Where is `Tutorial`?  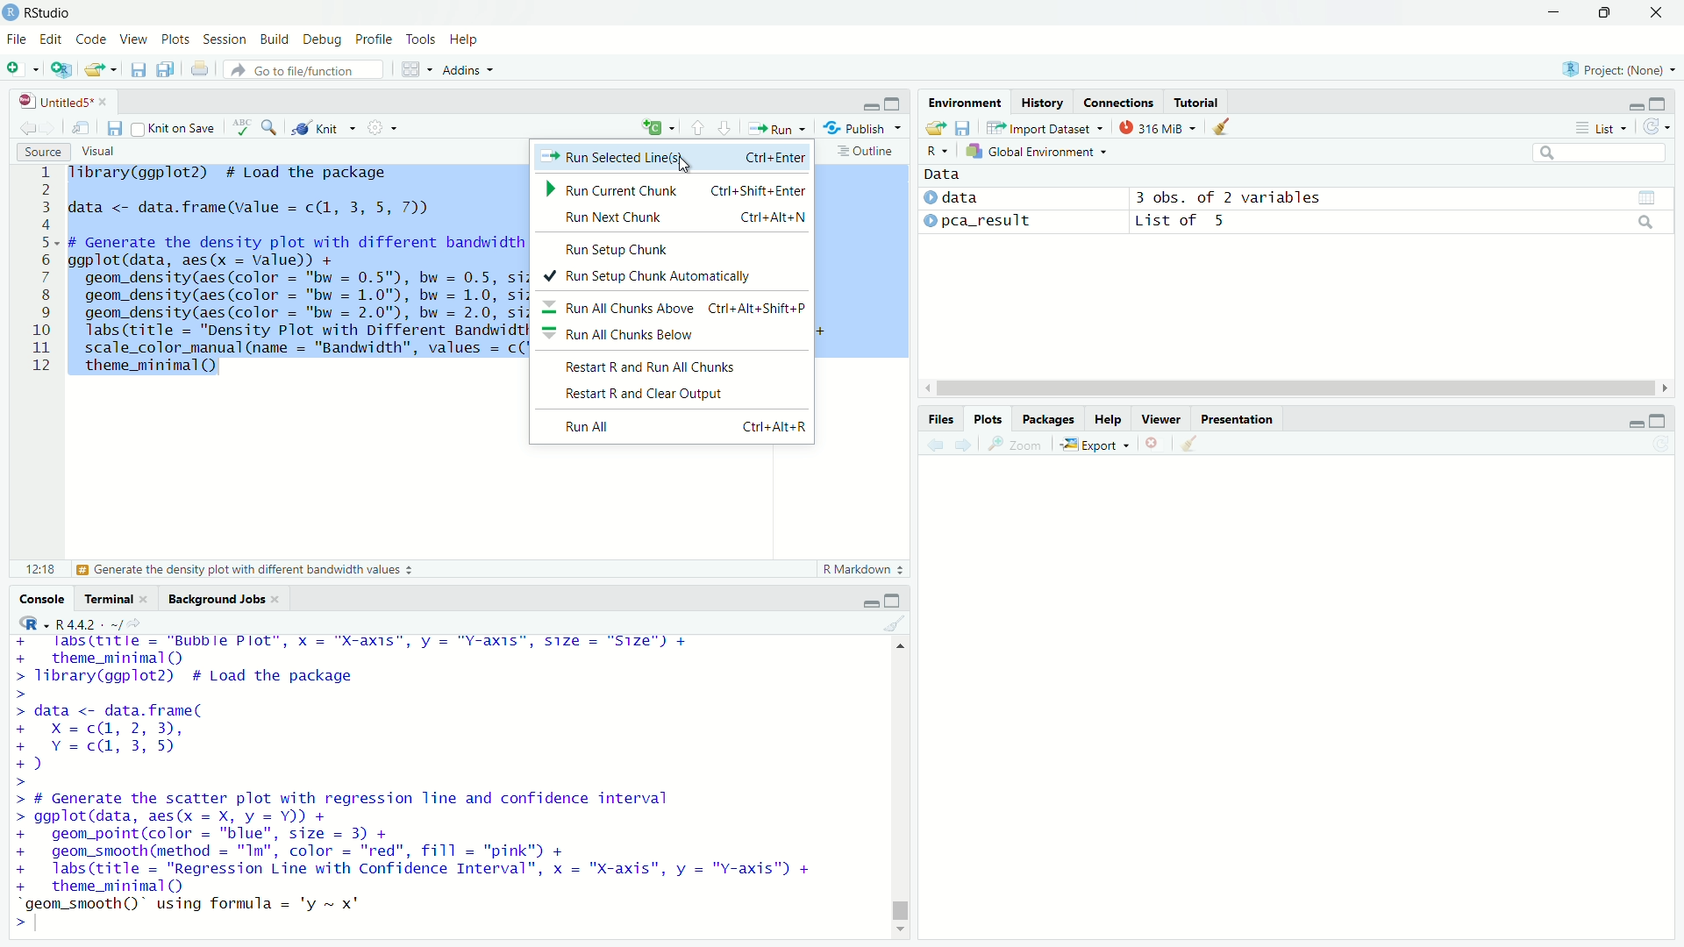
Tutorial is located at coordinates (1196, 102).